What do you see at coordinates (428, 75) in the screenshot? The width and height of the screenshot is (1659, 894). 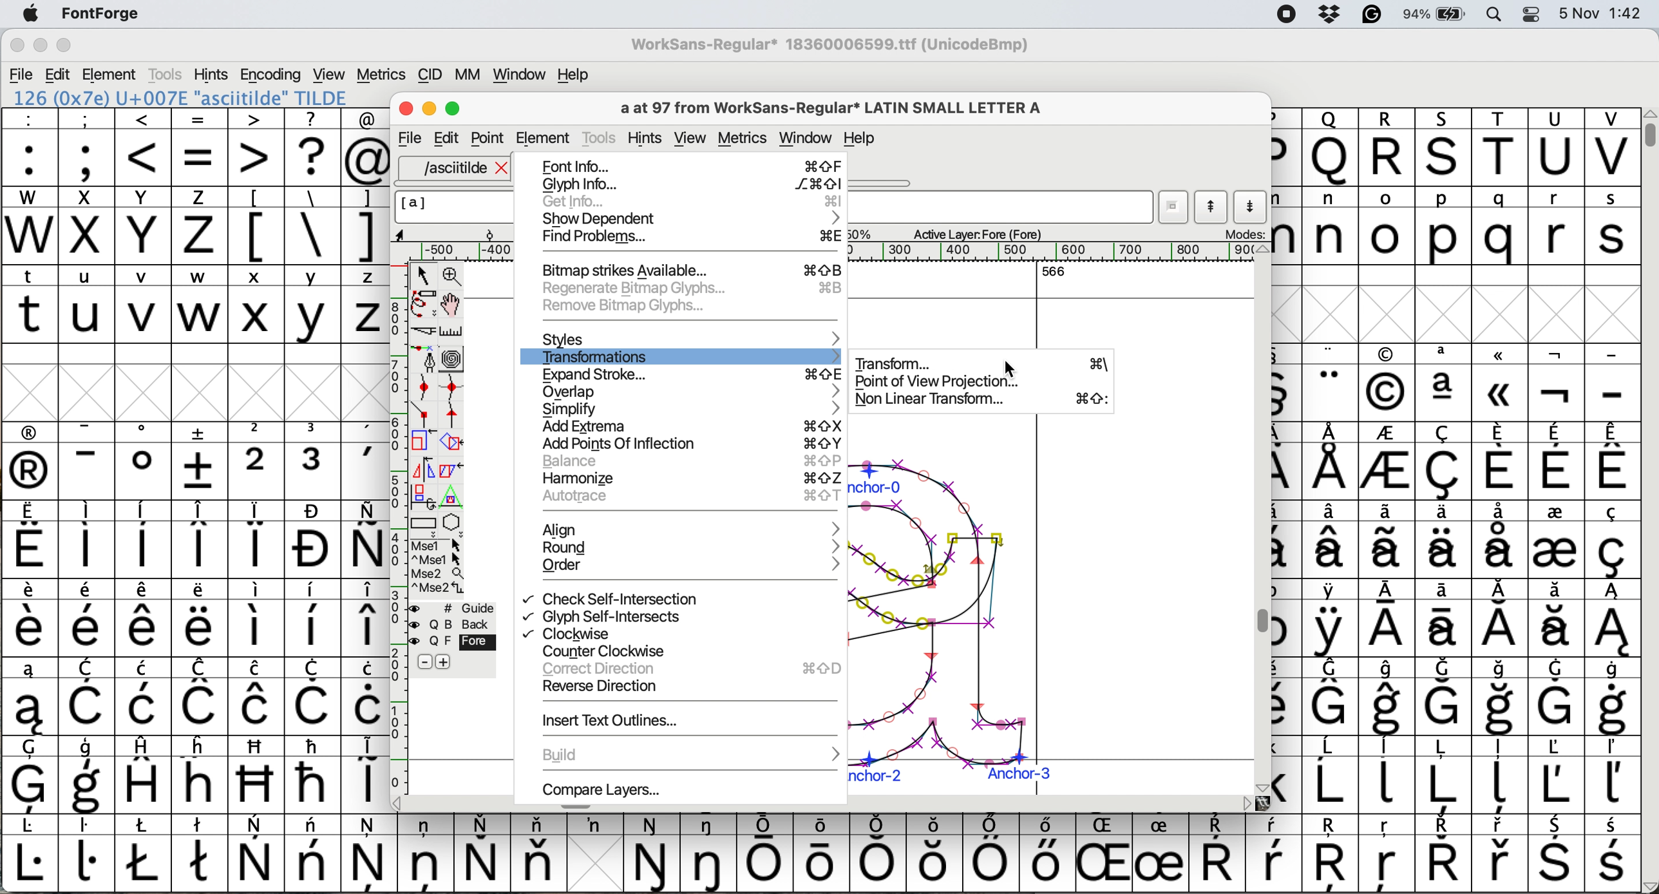 I see `cid` at bounding box center [428, 75].